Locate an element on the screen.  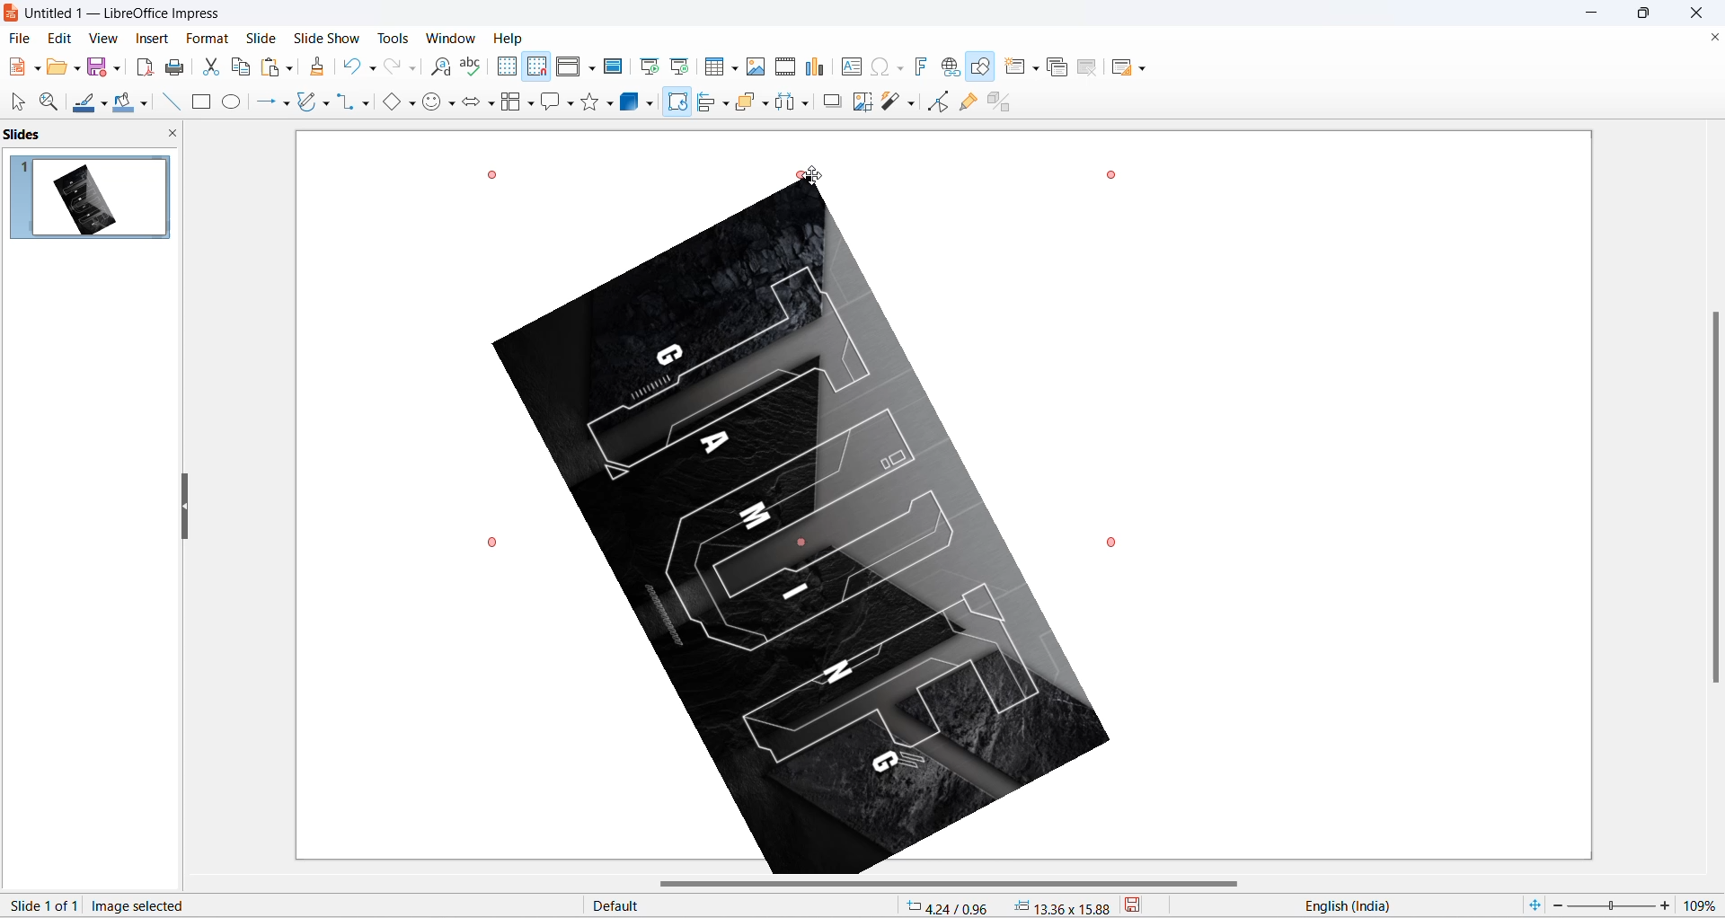
save  is located at coordinates (98, 69).